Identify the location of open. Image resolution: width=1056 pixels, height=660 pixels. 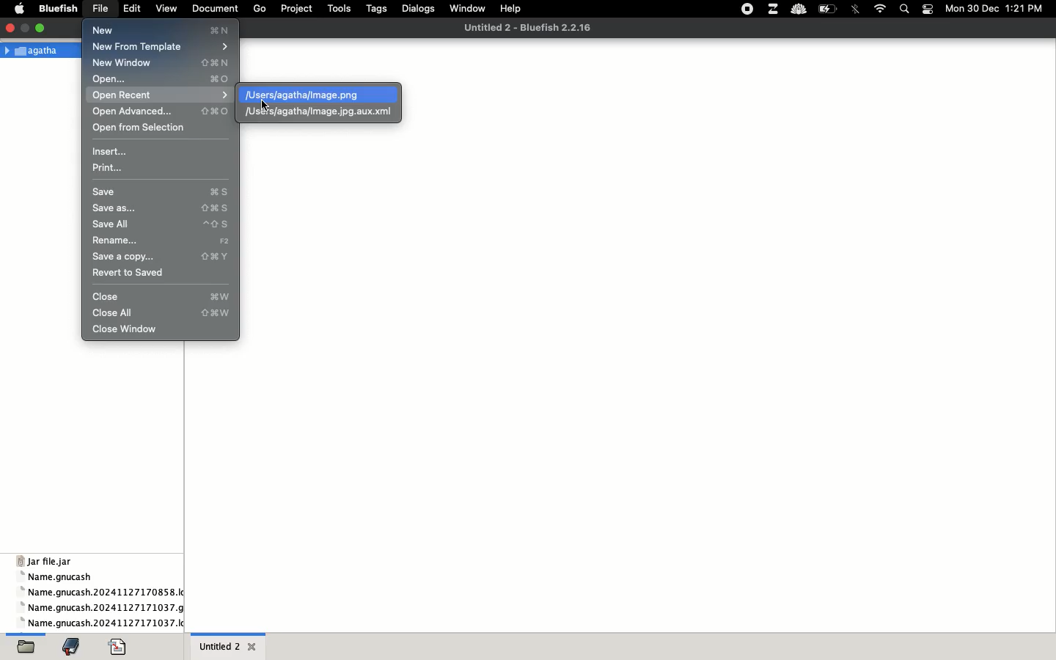
(164, 79).